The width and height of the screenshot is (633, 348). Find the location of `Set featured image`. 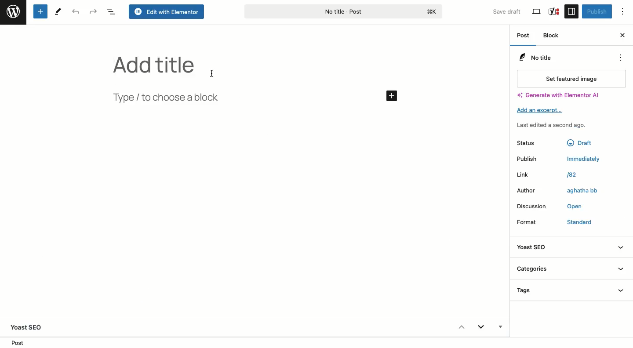

Set featured image is located at coordinates (570, 78).